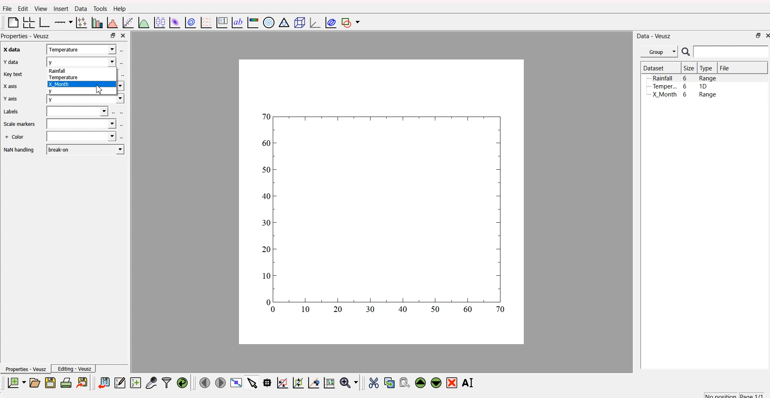 The width and height of the screenshot is (770, 398). Describe the element at coordinates (298, 22) in the screenshot. I see `3D scene` at that location.